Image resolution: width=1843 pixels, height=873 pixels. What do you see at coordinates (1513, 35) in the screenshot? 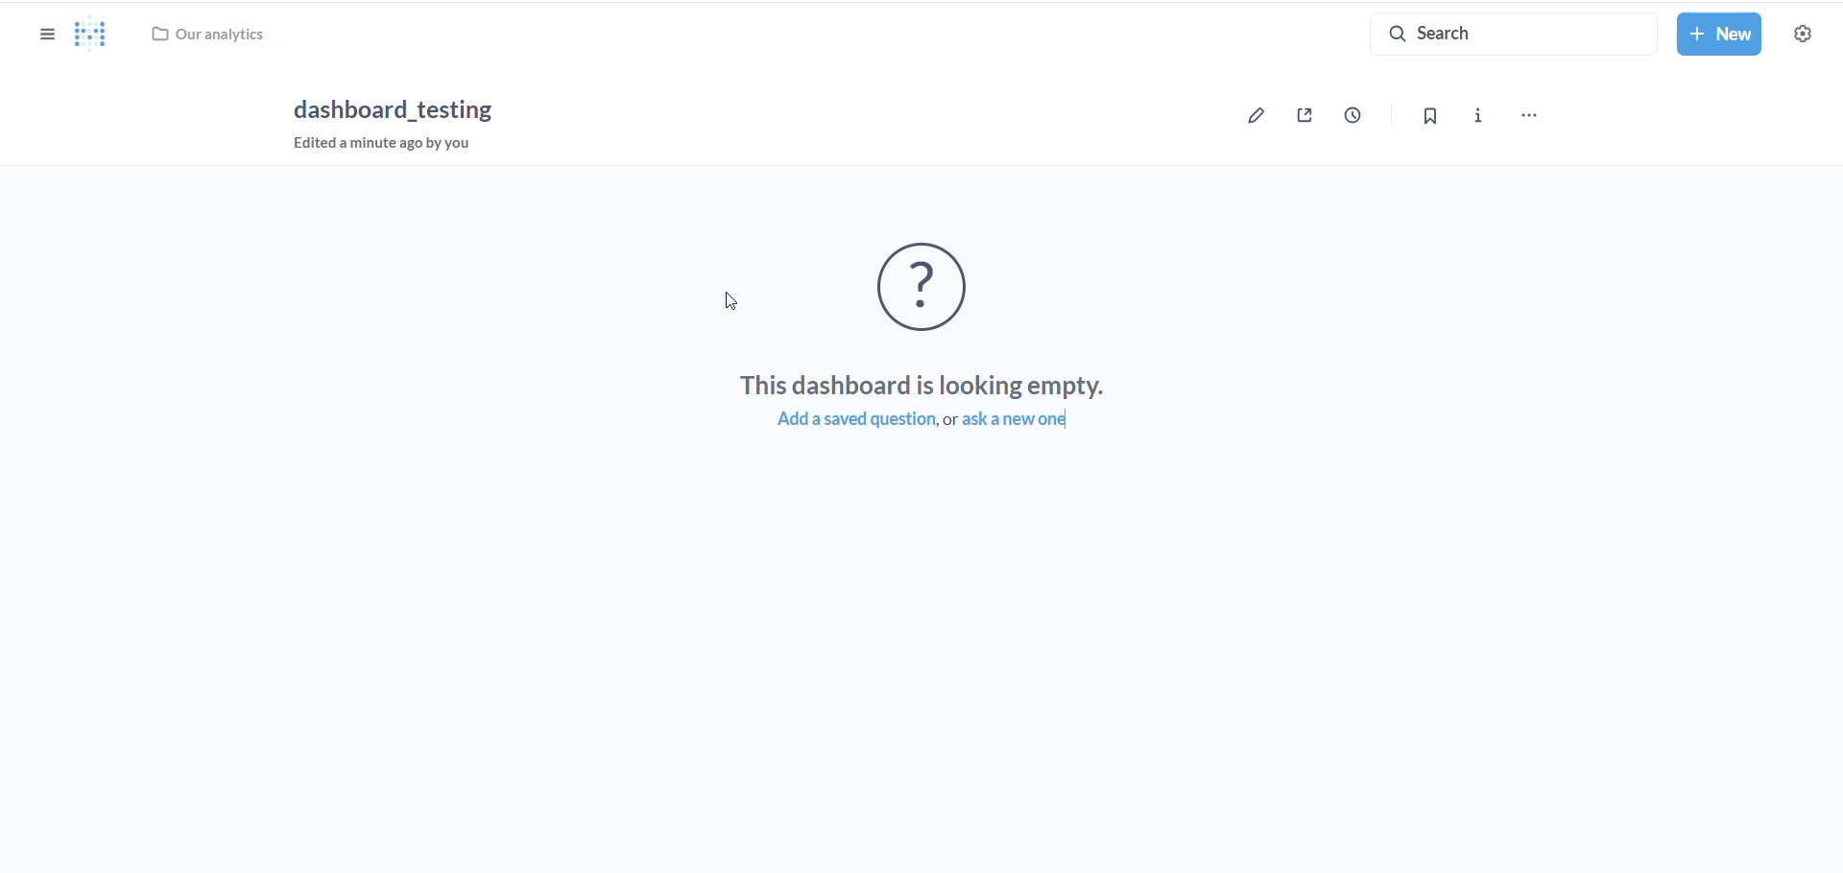
I see `SEARCH BUTTON` at bounding box center [1513, 35].